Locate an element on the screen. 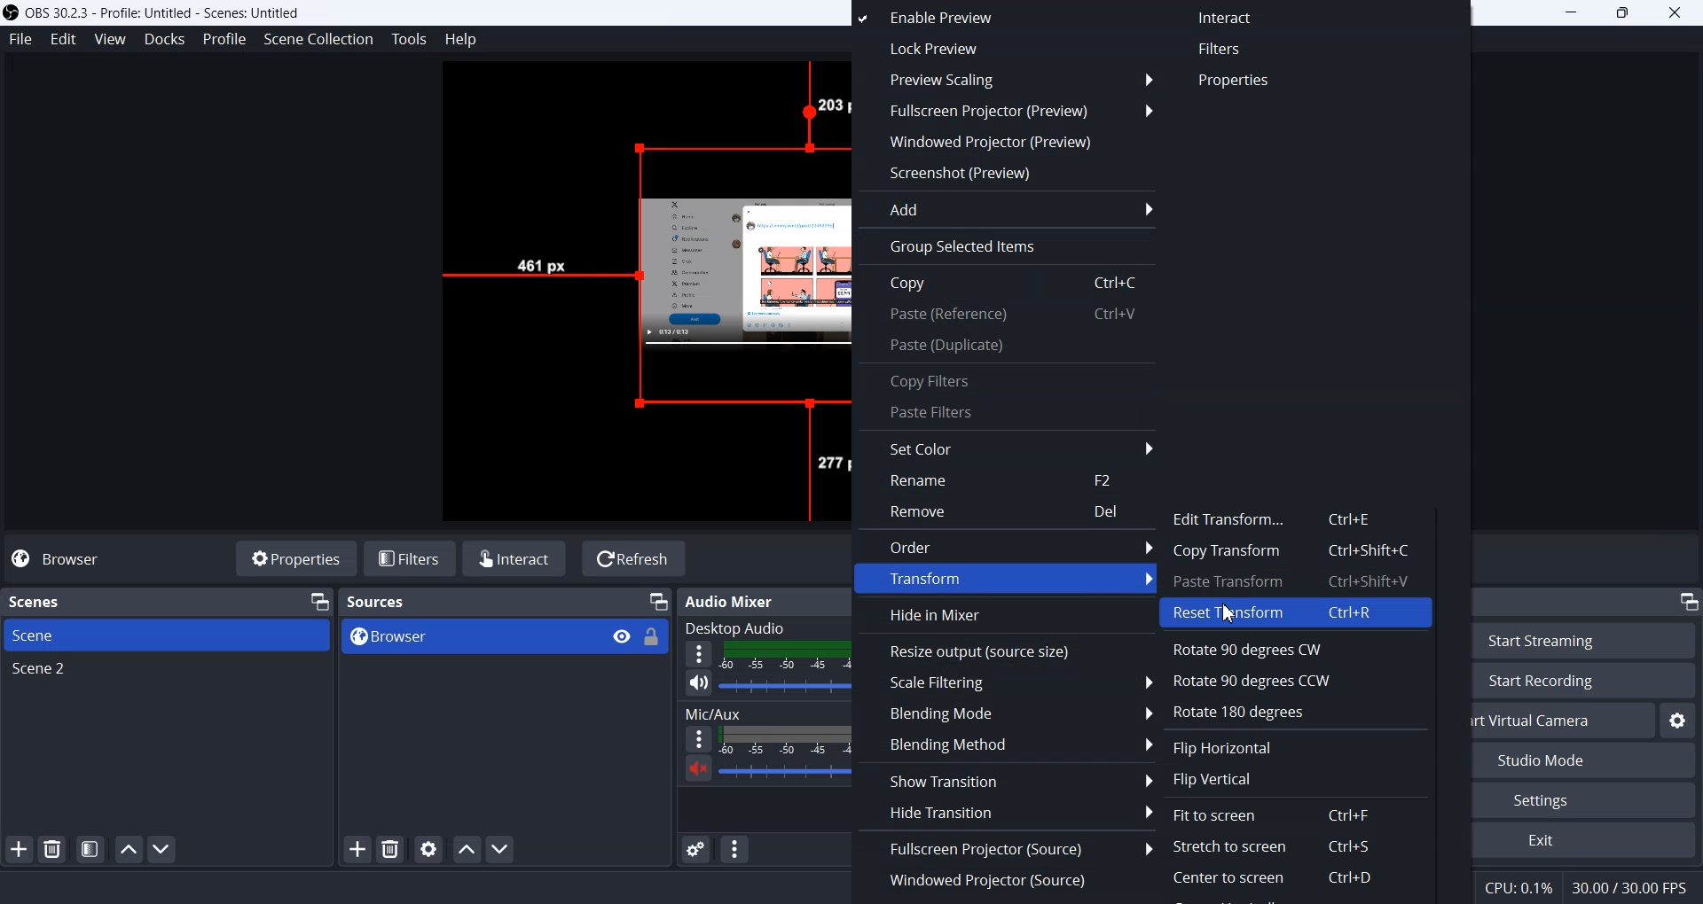 The image size is (1703, 904). Move scene down is located at coordinates (162, 849).